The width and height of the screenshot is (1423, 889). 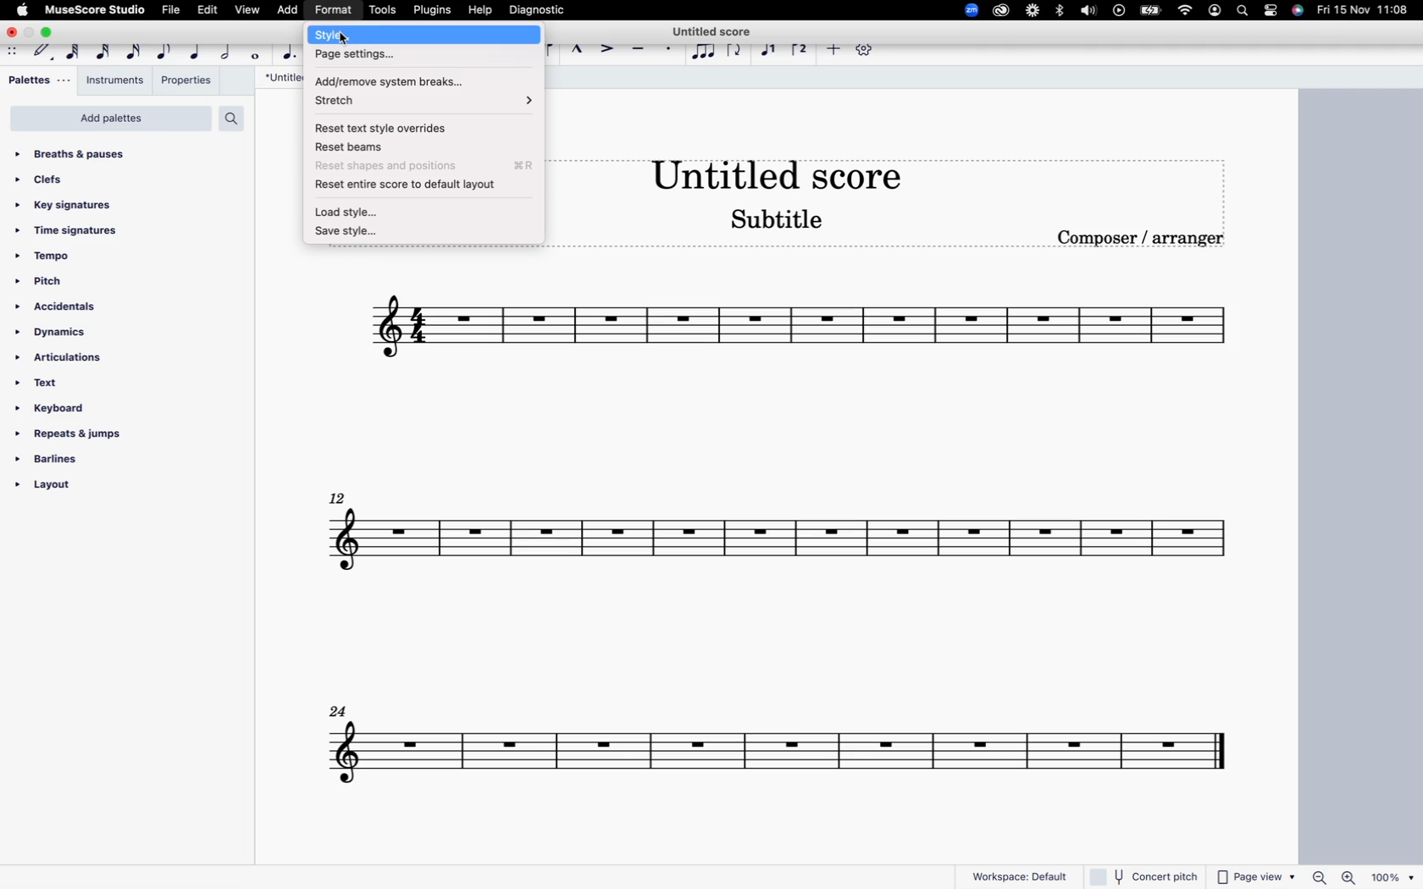 What do you see at coordinates (43, 54) in the screenshot?
I see `default` at bounding box center [43, 54].